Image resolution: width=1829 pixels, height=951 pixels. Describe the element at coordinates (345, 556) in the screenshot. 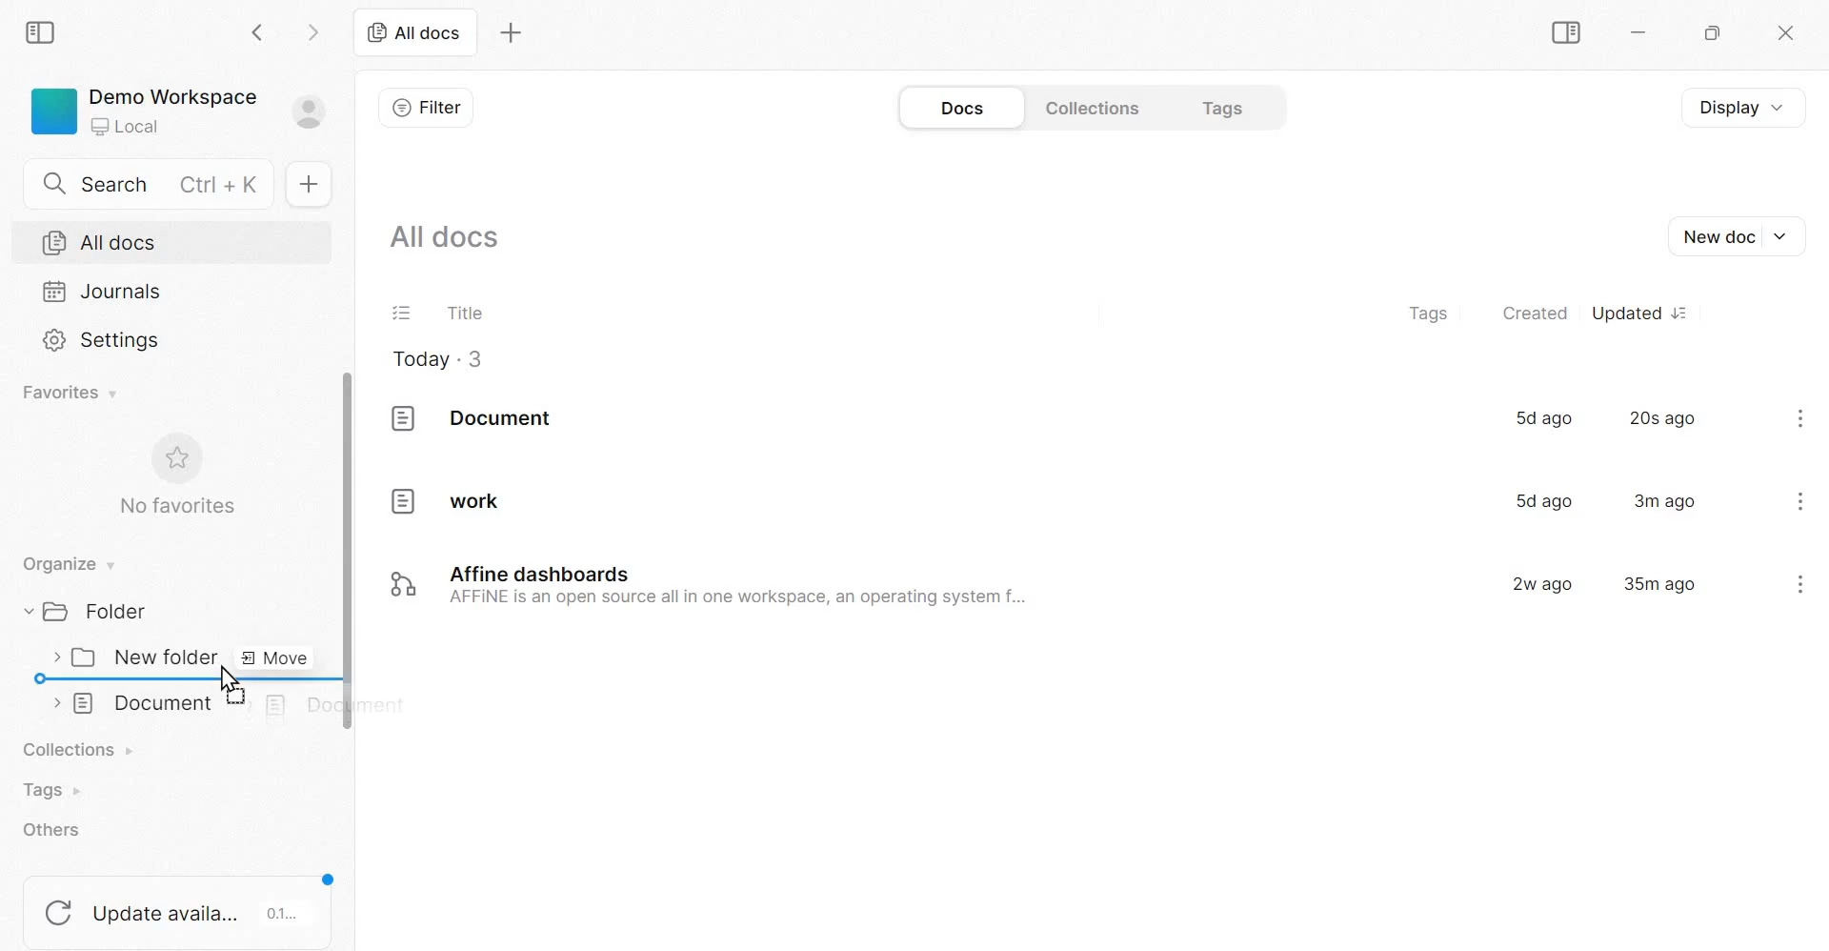

I see `scrollbar` at that location.